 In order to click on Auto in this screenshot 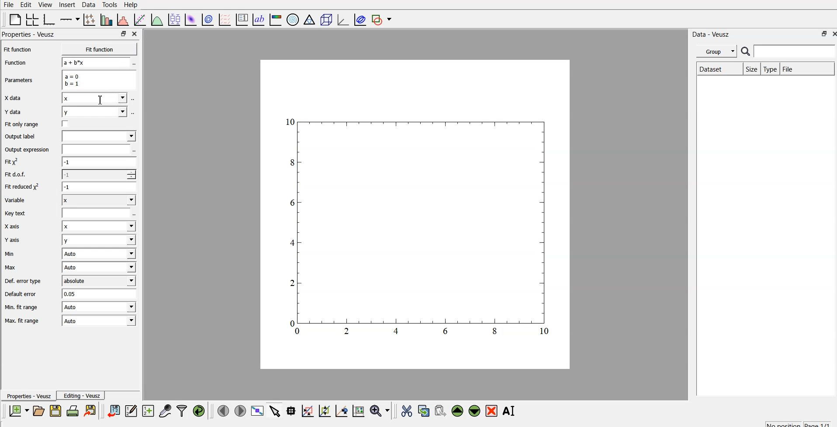, I will do `click(99, 321)`.